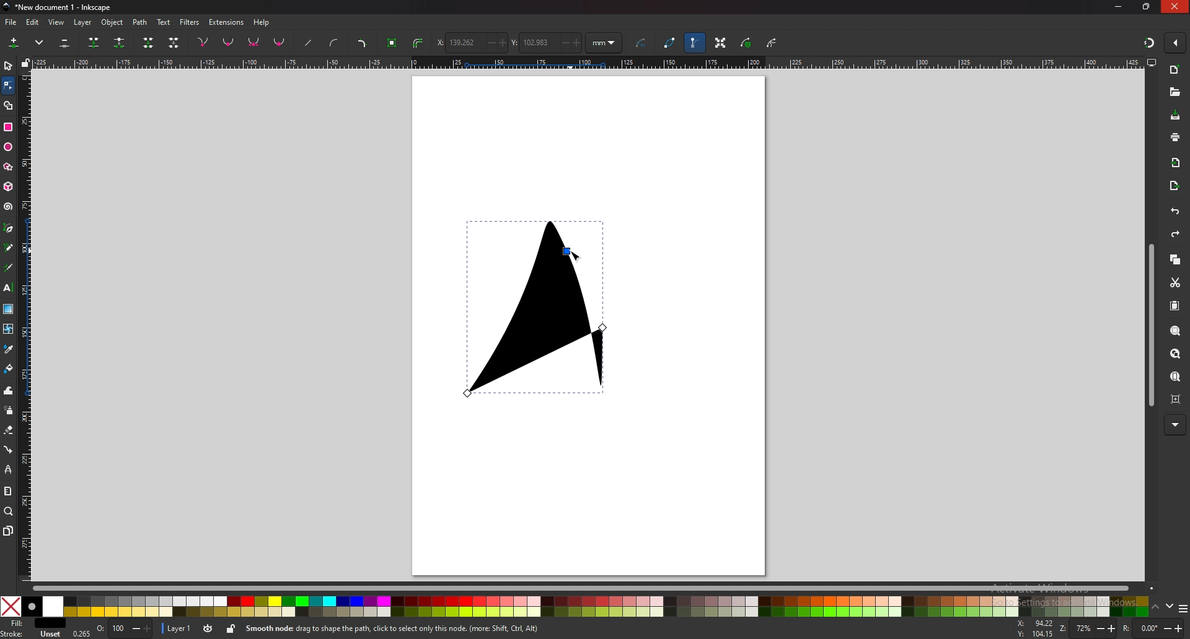  Describe the element at coordinates (642, 43) in the screenshot. I see `next path effect parameter` at that location.